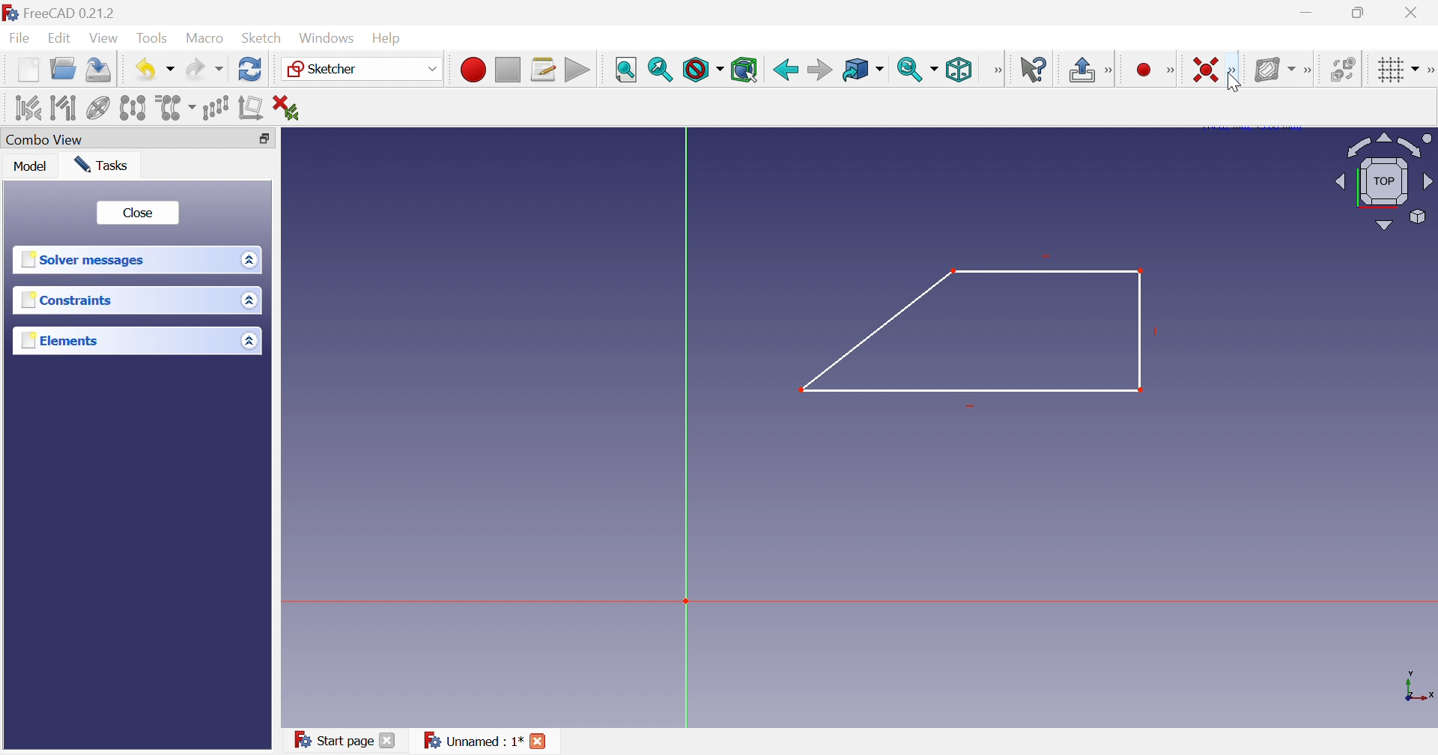 Image resolution: width=1438 pixels, height=755 pixels. I want to click on Sketcher, so click(327, 70).